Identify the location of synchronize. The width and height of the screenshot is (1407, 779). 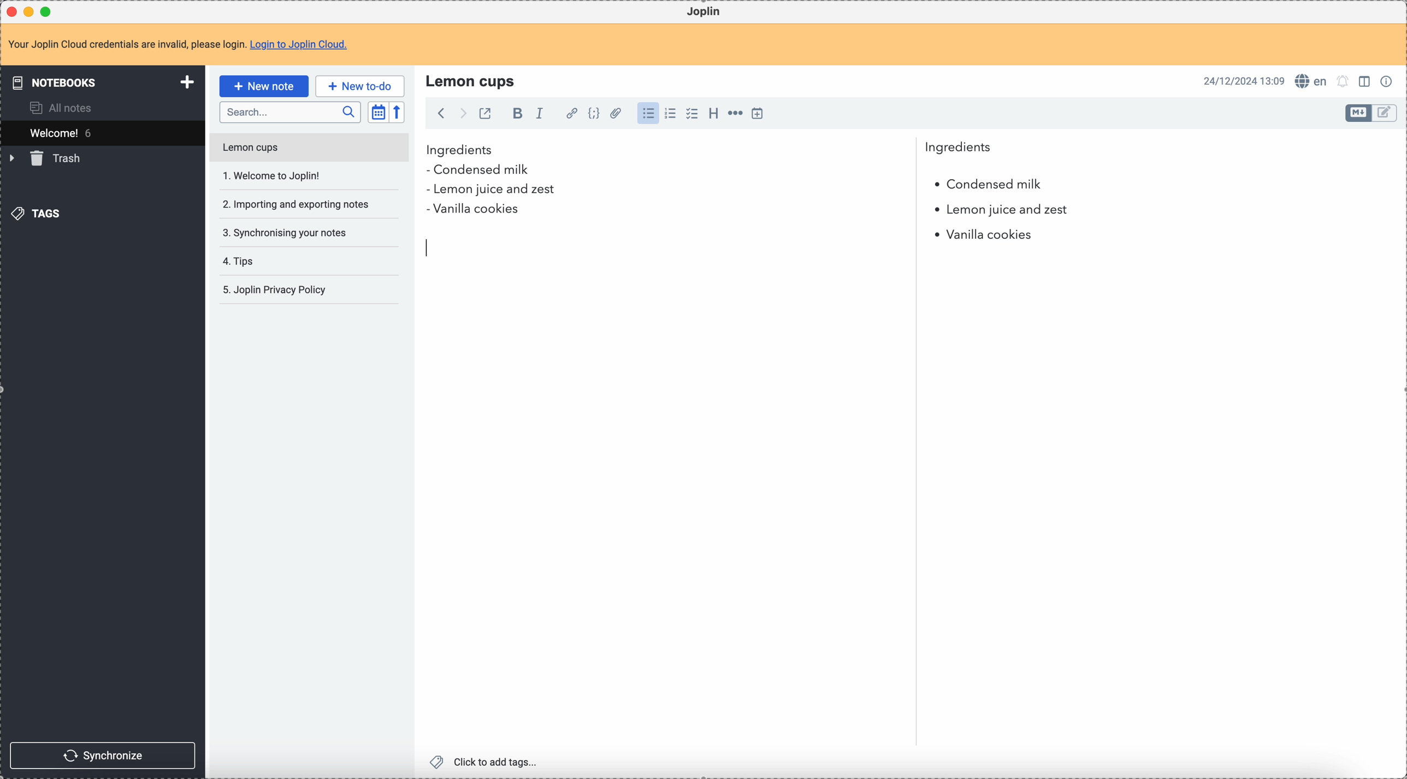
(103, 756).